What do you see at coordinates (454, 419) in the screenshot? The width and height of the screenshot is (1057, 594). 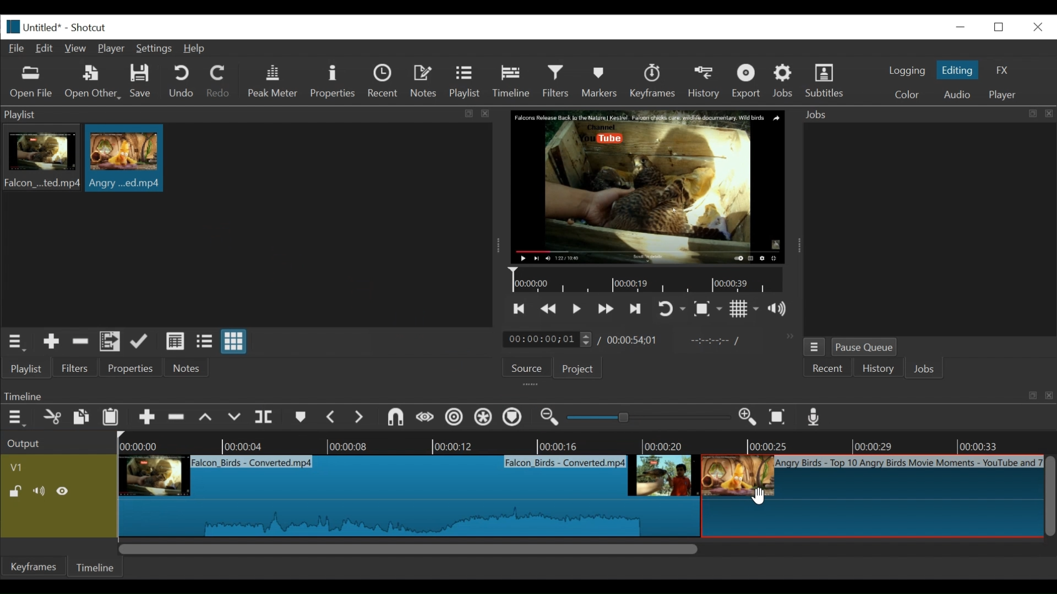 I see `Ripple ` at bounding box center [454, 419].